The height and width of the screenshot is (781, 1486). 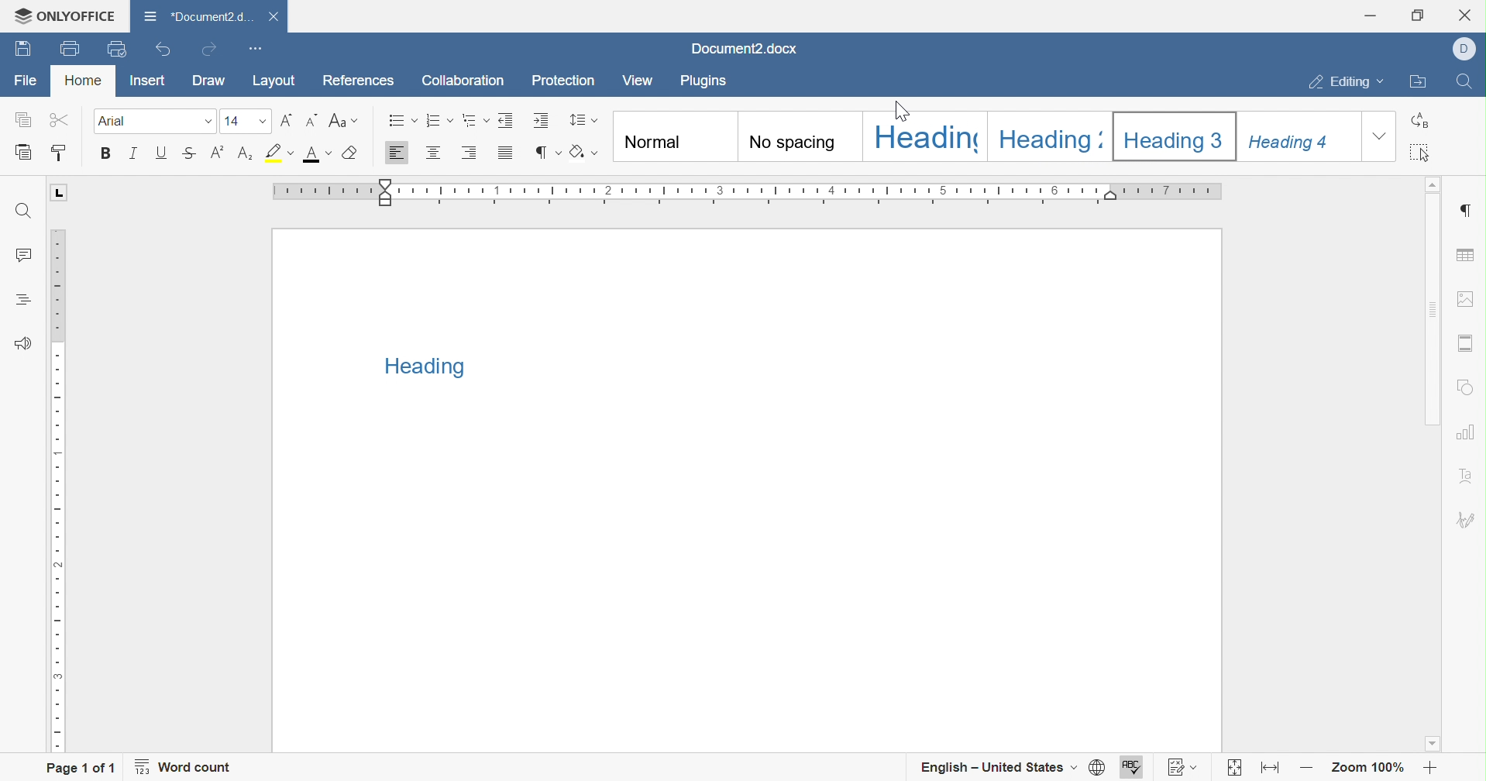 What do you see at coordinates (1469, 342) in the screenshot?
I see `Header and footer settings` at bounding box center [1469, 342].